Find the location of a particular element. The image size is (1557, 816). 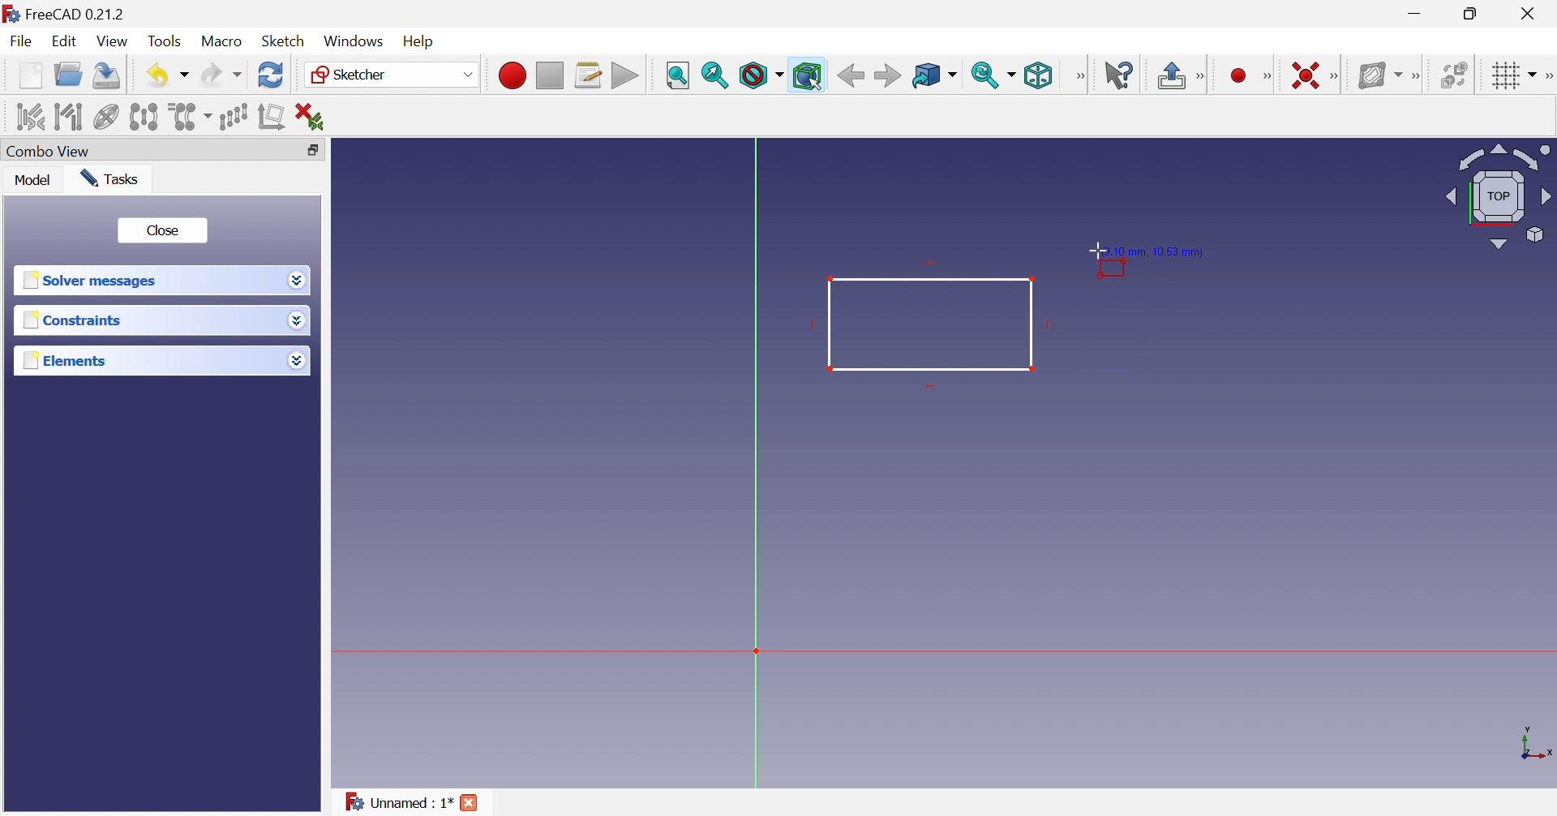

Save is located at coordinates (108, 76).